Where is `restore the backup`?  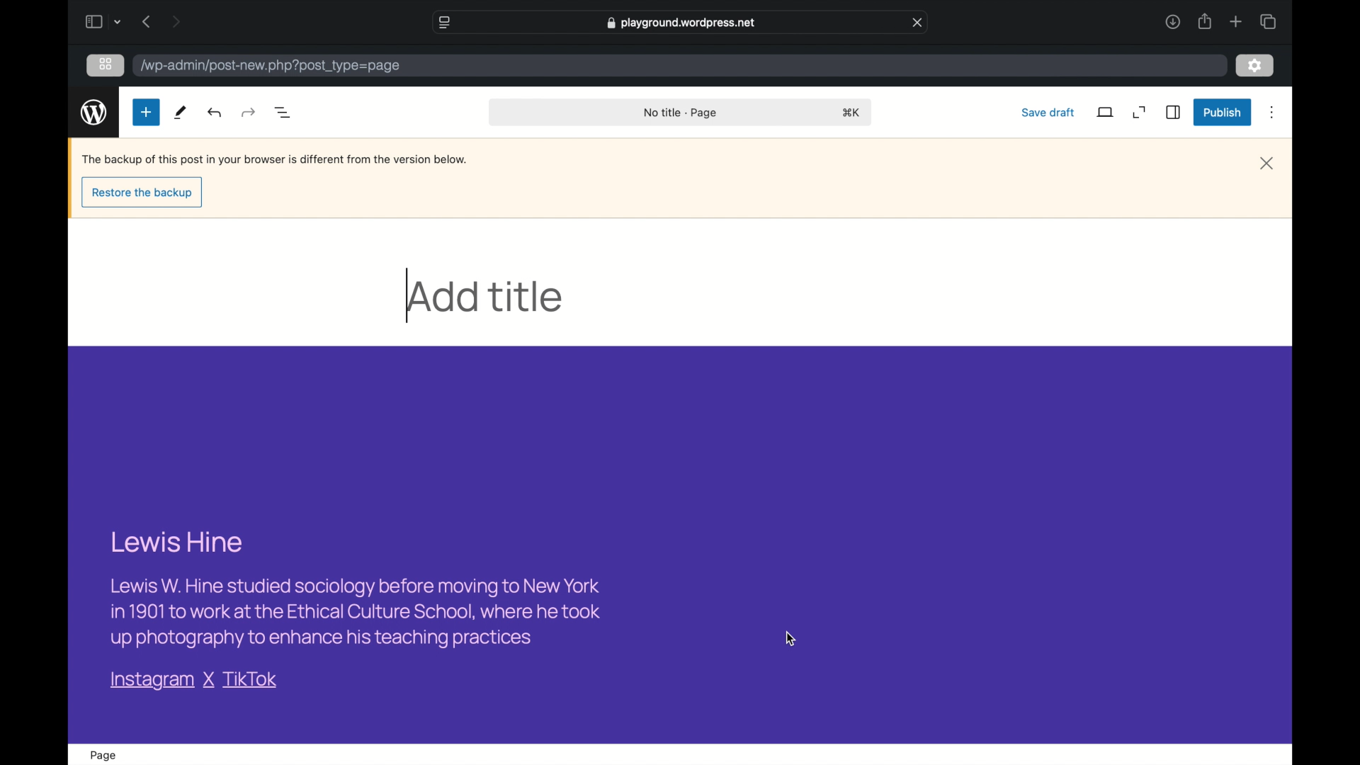
restore the backup is located at coordinates (143, 193).